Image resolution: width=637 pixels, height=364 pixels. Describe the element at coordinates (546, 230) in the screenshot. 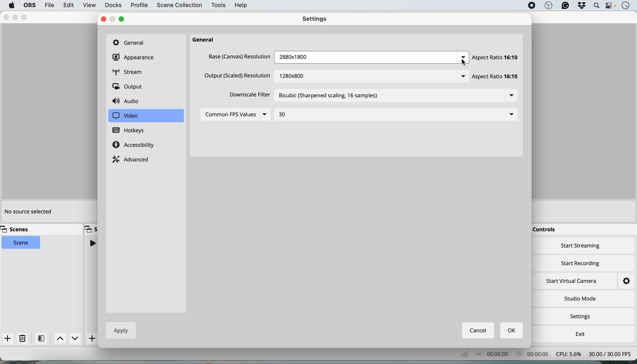

I see `controls` at that location.